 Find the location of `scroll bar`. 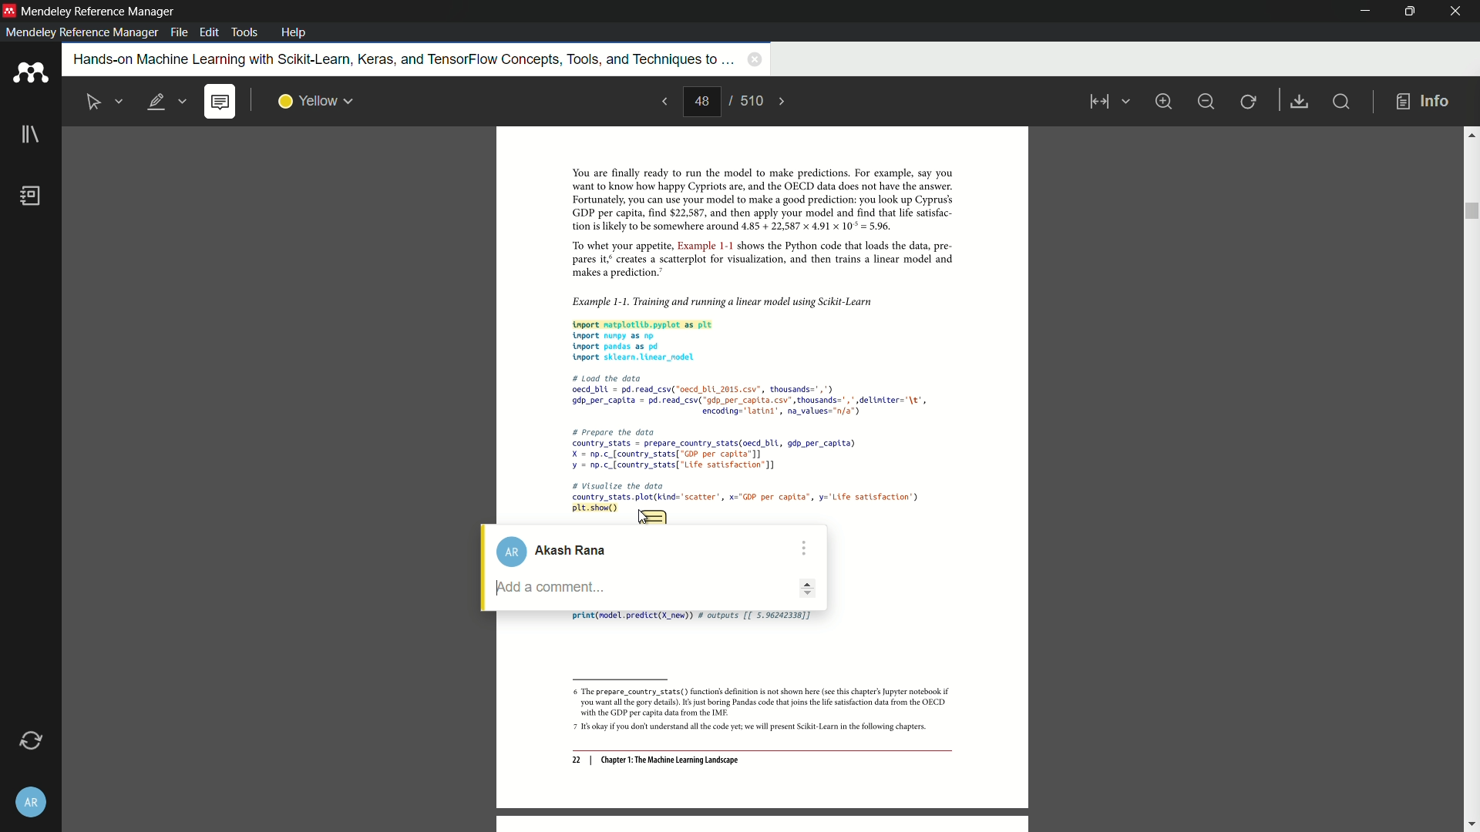

scroll bar is located at coordinates (1470, 211).